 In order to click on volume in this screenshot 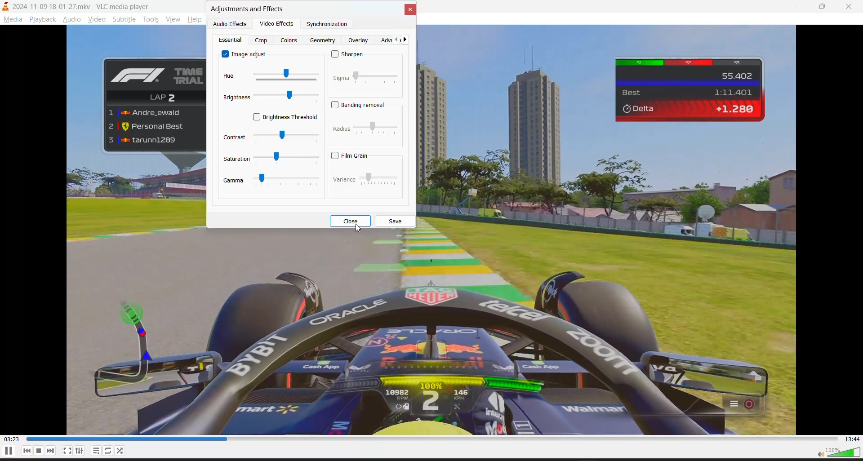, I will do `click(838, 452)`.